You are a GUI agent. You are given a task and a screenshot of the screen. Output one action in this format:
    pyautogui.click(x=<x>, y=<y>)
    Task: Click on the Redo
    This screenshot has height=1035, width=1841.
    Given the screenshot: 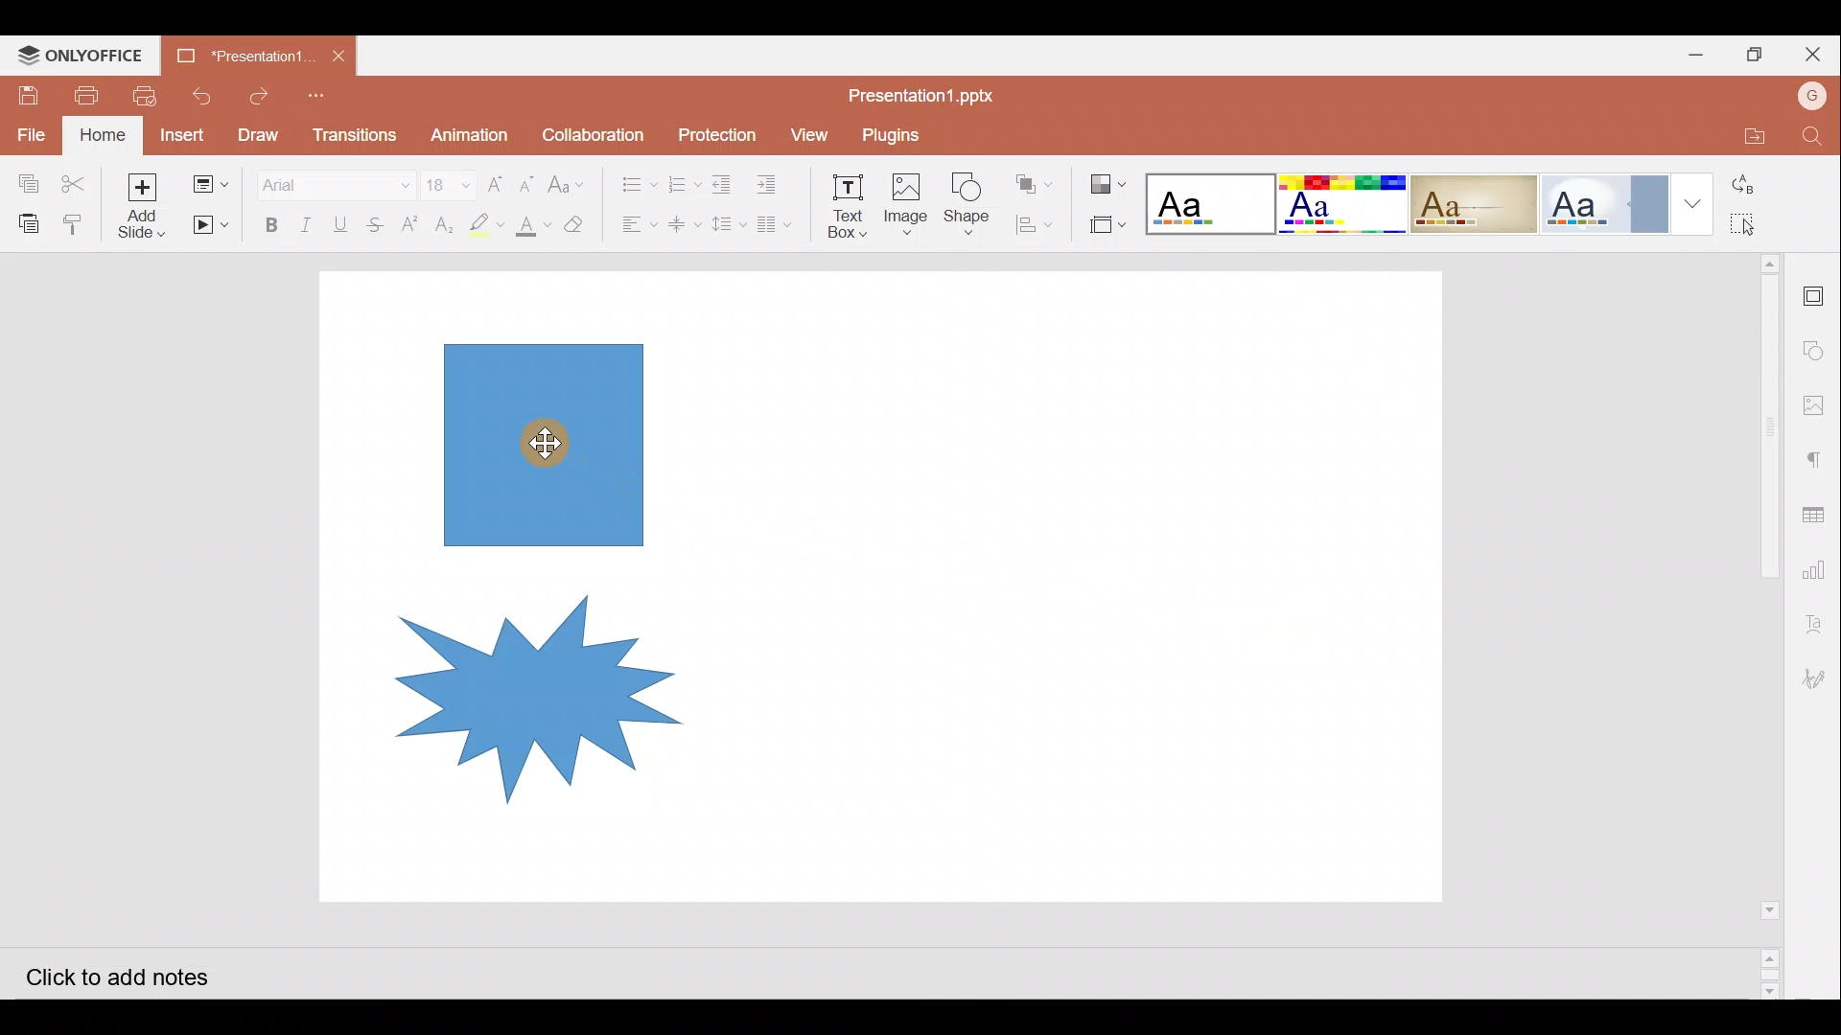 What is the action you would take?
    pyautogui.click(x=259, y=92)
    